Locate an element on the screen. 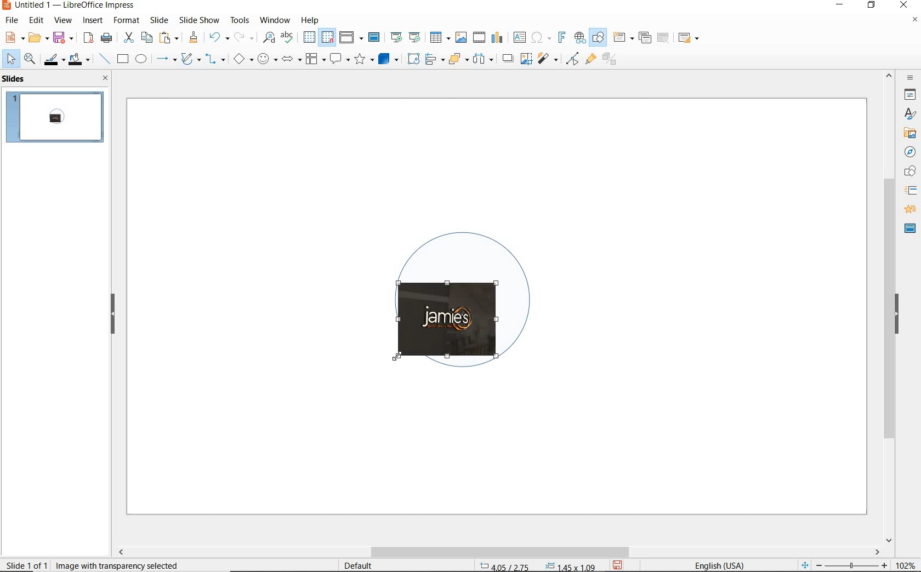 This screenshot has height=572, width=921. show draw functions is located at coordinates (598, 38).